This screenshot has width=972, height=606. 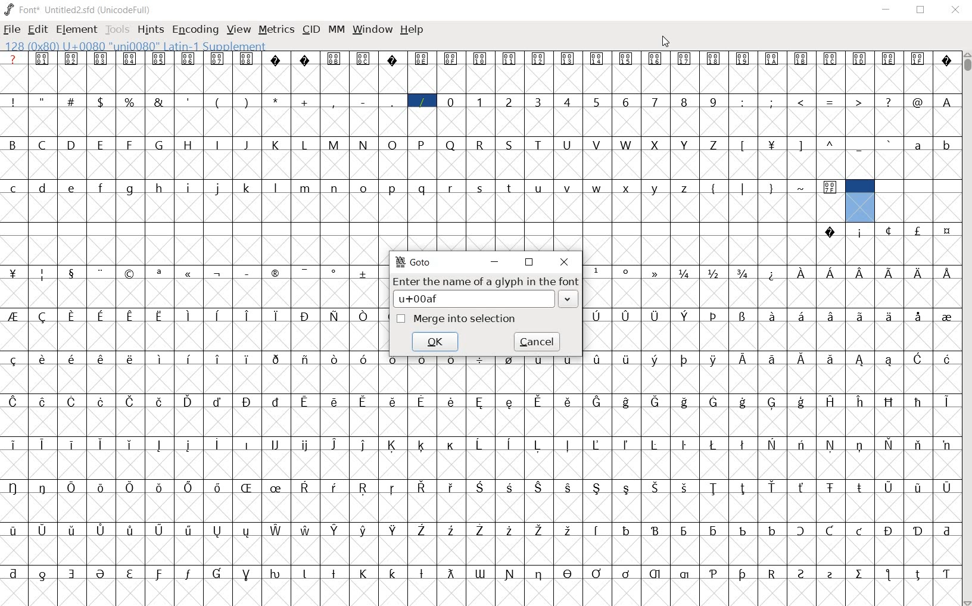 What do you see at coordinates (861, 60) in the screenshot?
I see `Symbol` at bounding box center [861, 60].